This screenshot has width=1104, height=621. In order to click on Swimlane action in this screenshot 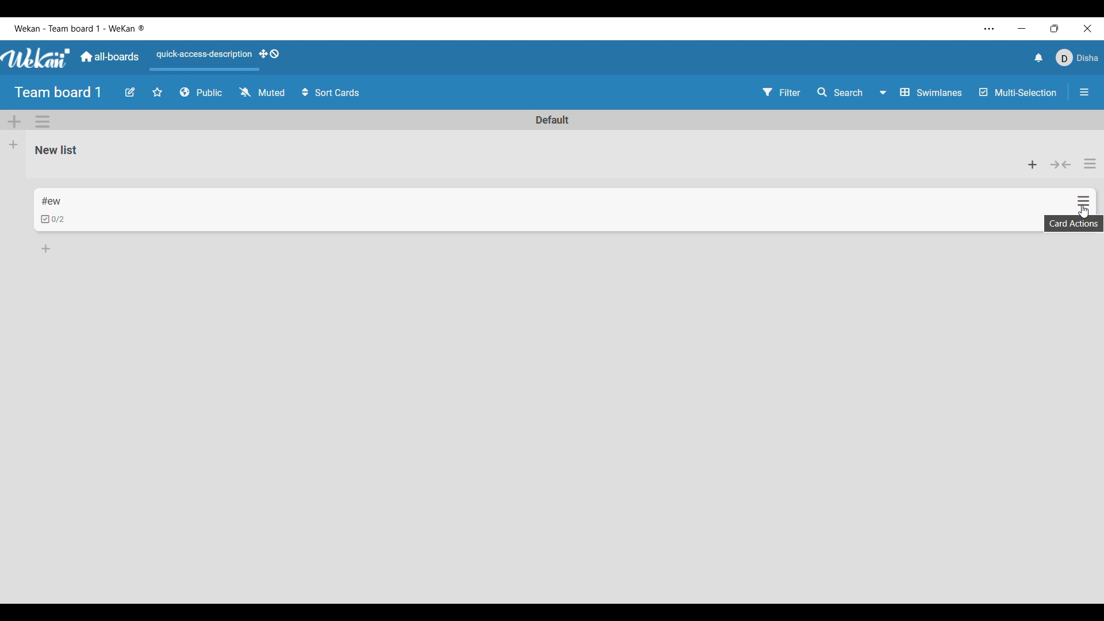, I will do `click(42, 121)`.